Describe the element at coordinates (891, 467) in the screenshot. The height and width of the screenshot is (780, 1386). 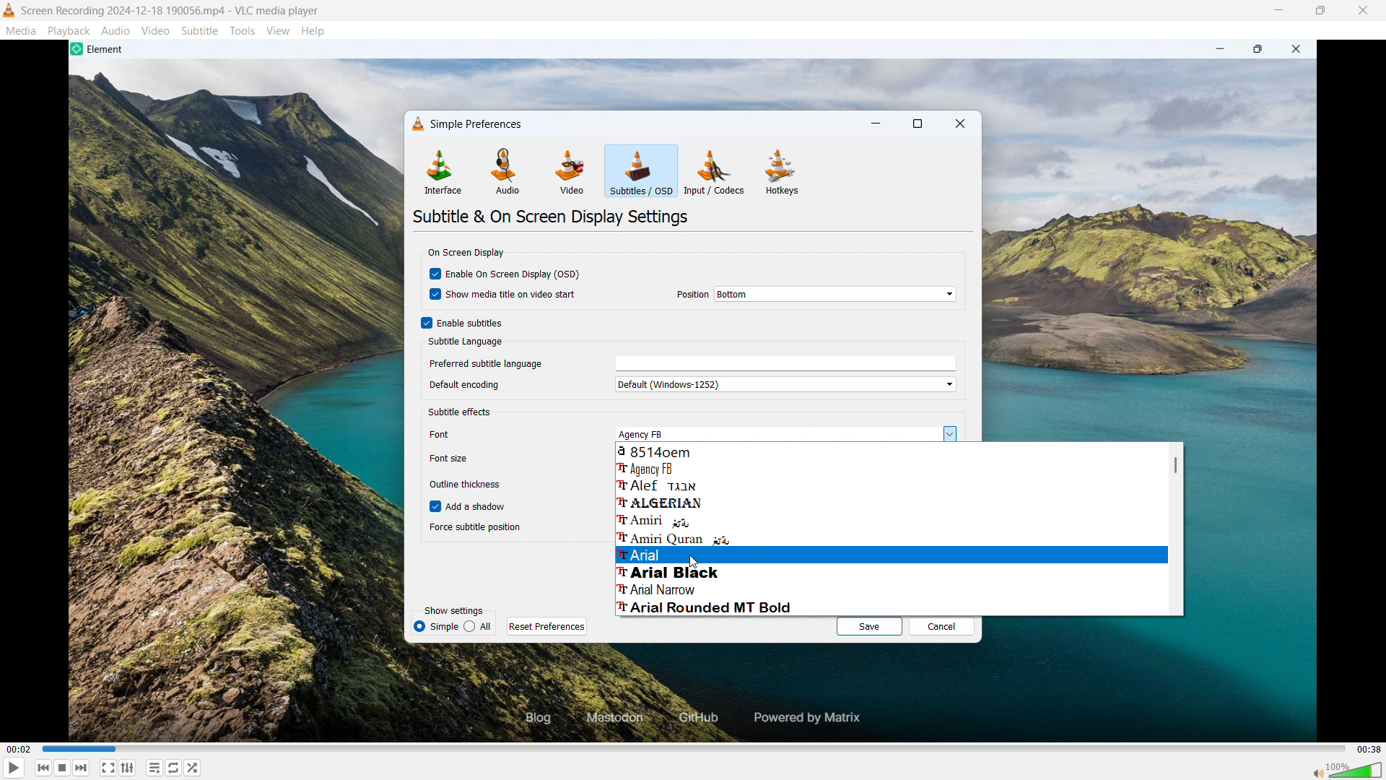
I see `agency fb` at that location.